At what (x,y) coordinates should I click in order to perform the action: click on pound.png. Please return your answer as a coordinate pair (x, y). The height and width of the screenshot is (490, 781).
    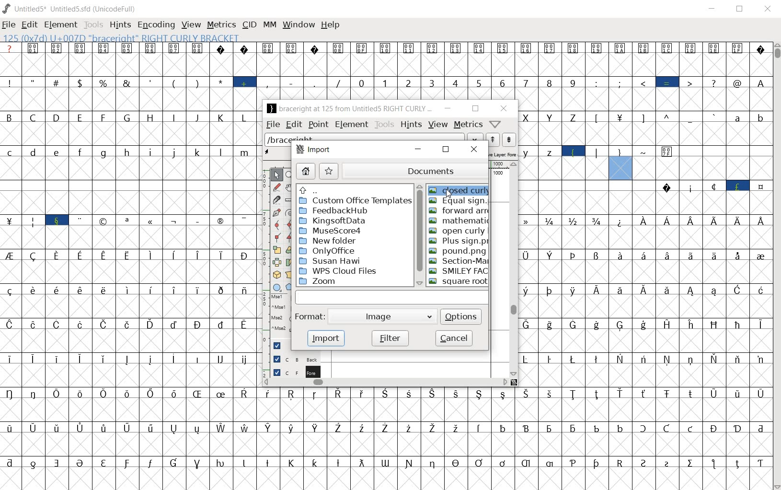
    Looking at the image, I should click on (458, 252).